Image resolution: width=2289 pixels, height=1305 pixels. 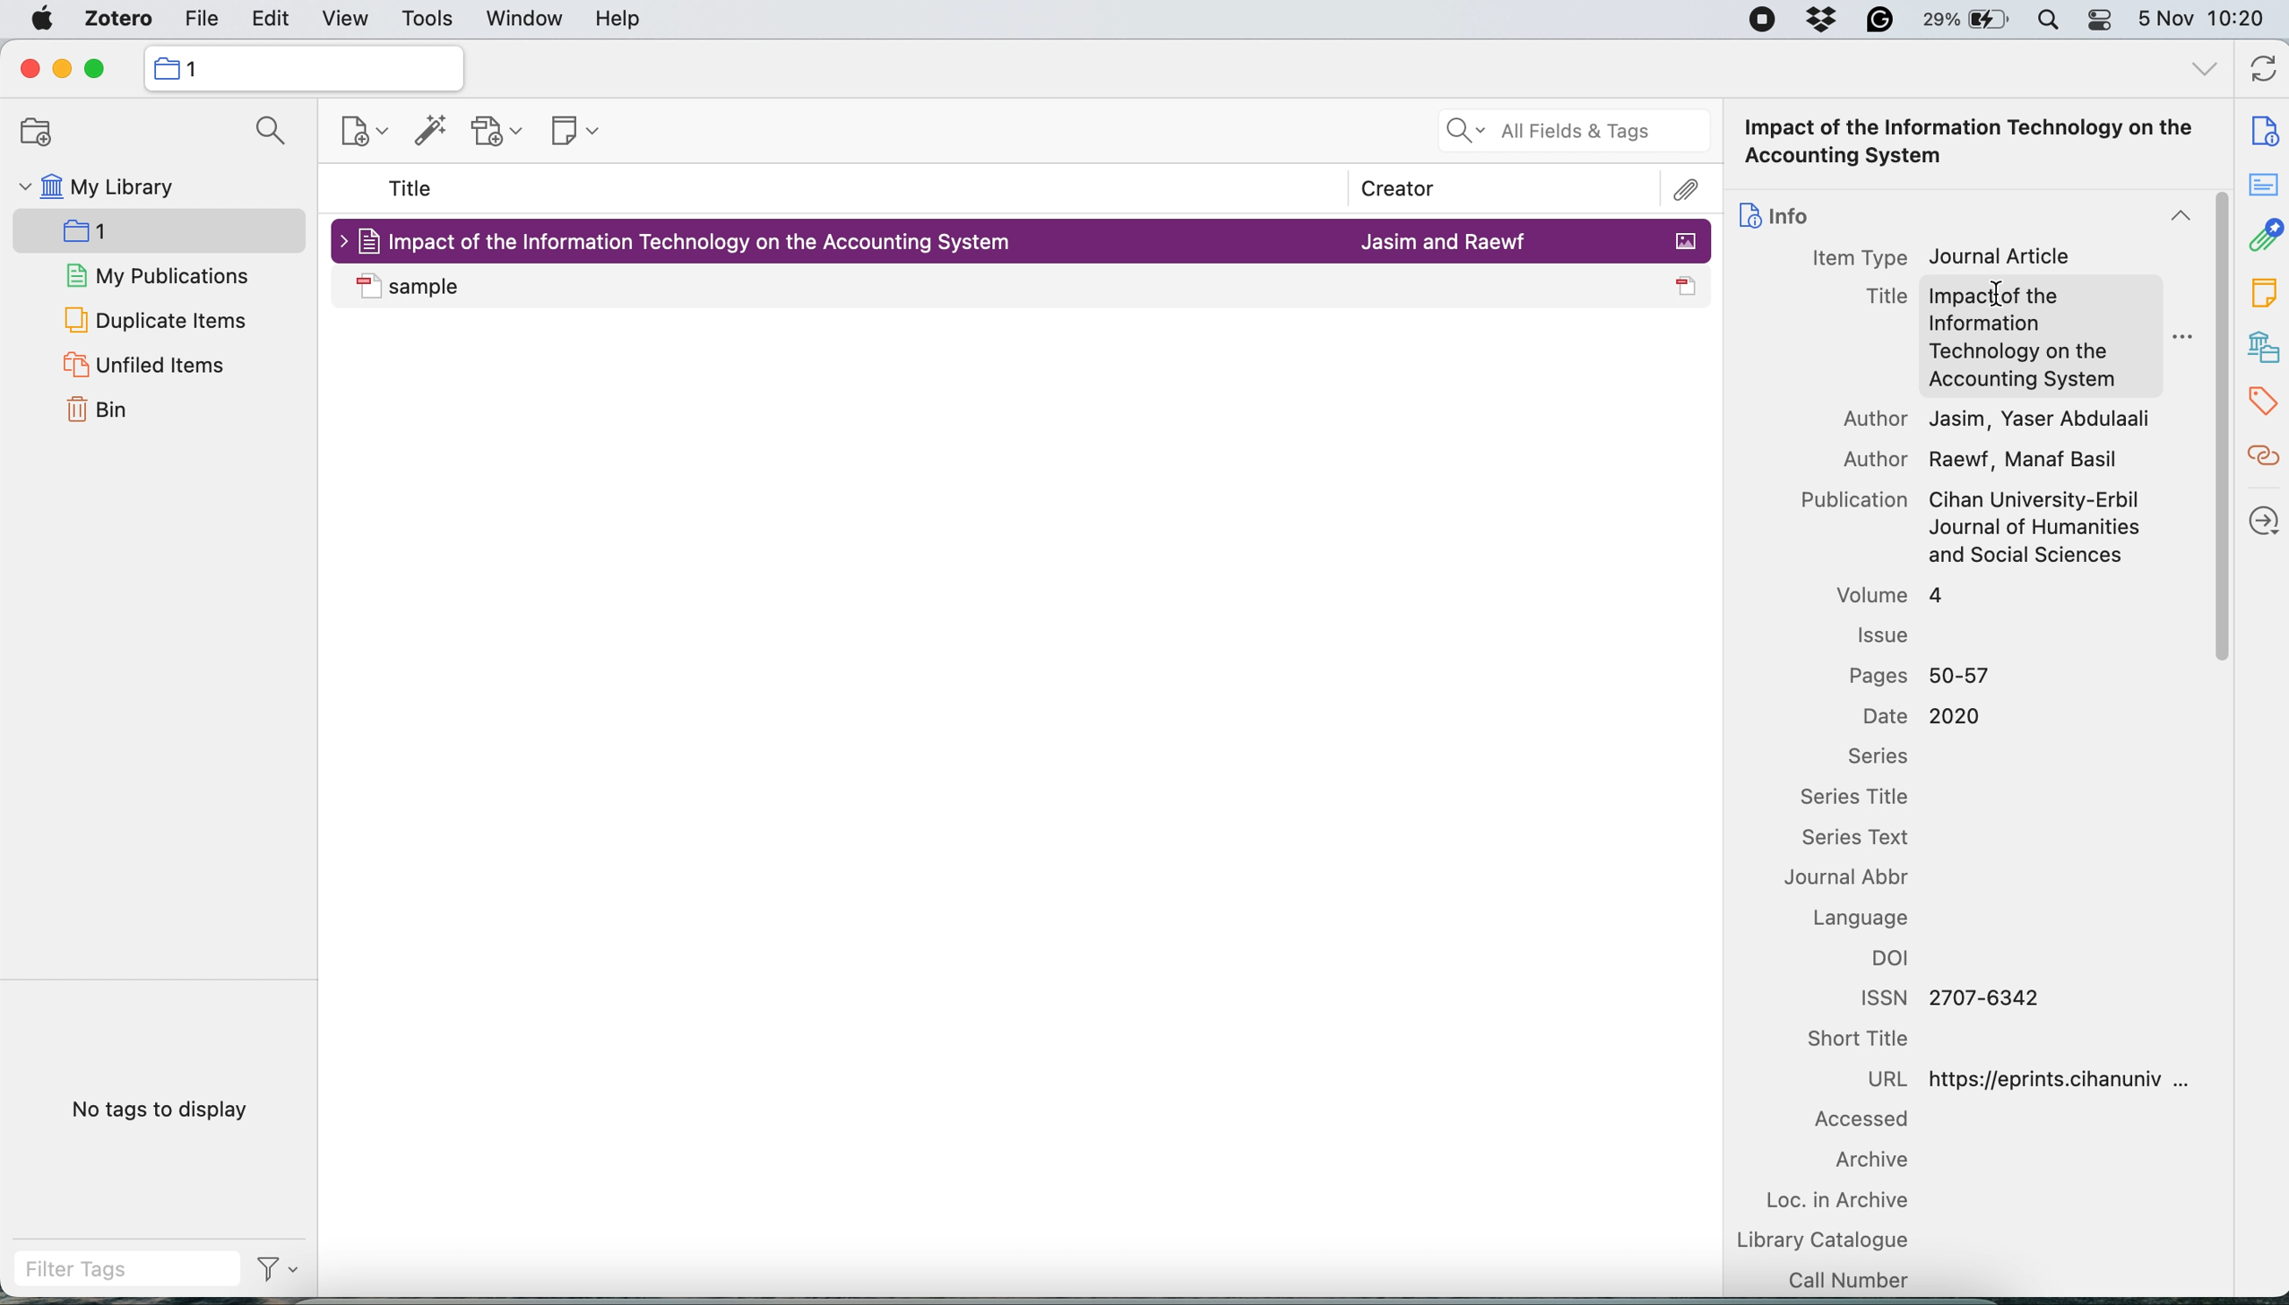 What do you see at coordinates (1766, 19) in the screenshot?
I see `screen recorder` at bounding box center [1766, 19].